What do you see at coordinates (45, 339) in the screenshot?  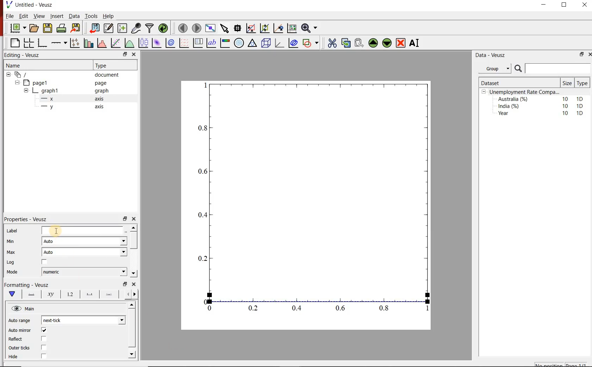 I see `checkbox` at bounding box center [45, 339].